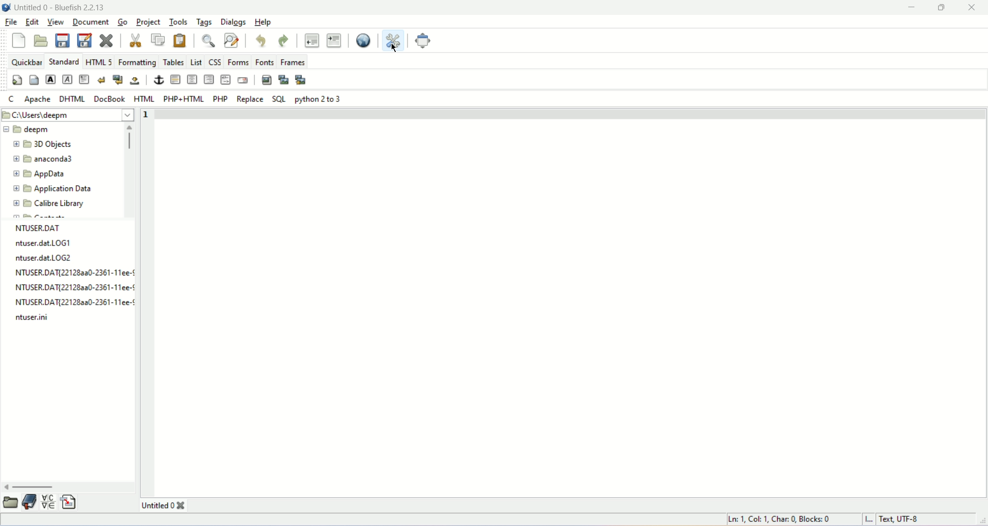 This screenshot has height=526, width=988. What do you see at coordinates (42, 116) in the screenshot?
I see ` C\Users\deepm` at bounding box center [42, 116].